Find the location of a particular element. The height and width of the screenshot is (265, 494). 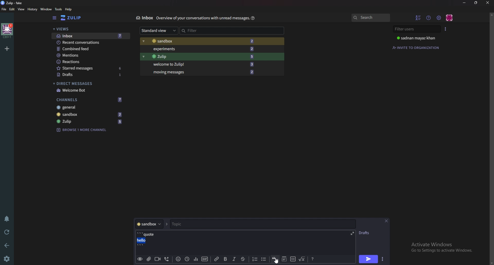

scroll bar is located at coordinates (491, 139).